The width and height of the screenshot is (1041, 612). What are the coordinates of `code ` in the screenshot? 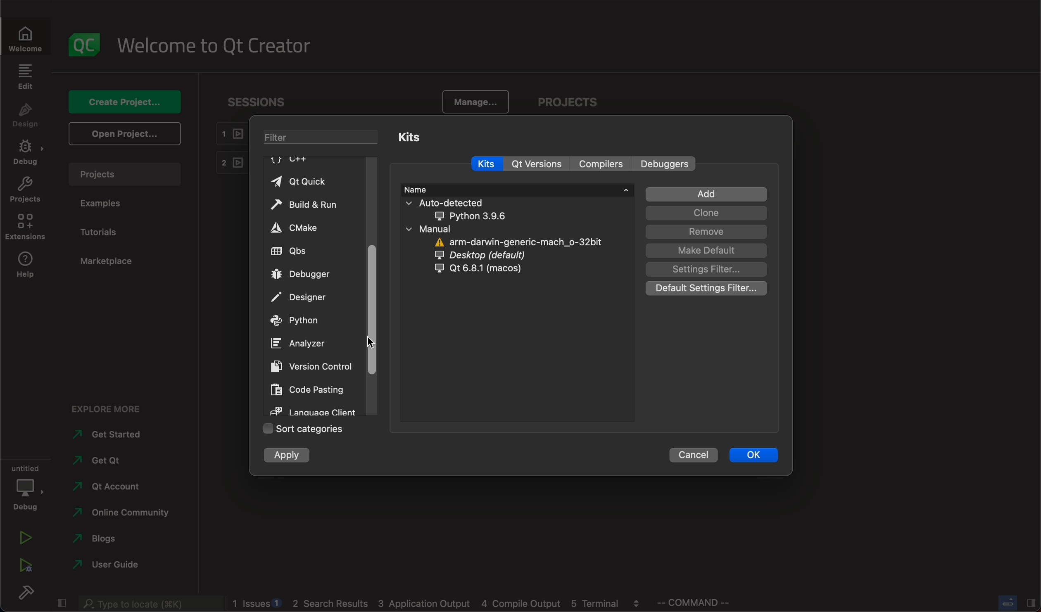 It's located at (312, 387).